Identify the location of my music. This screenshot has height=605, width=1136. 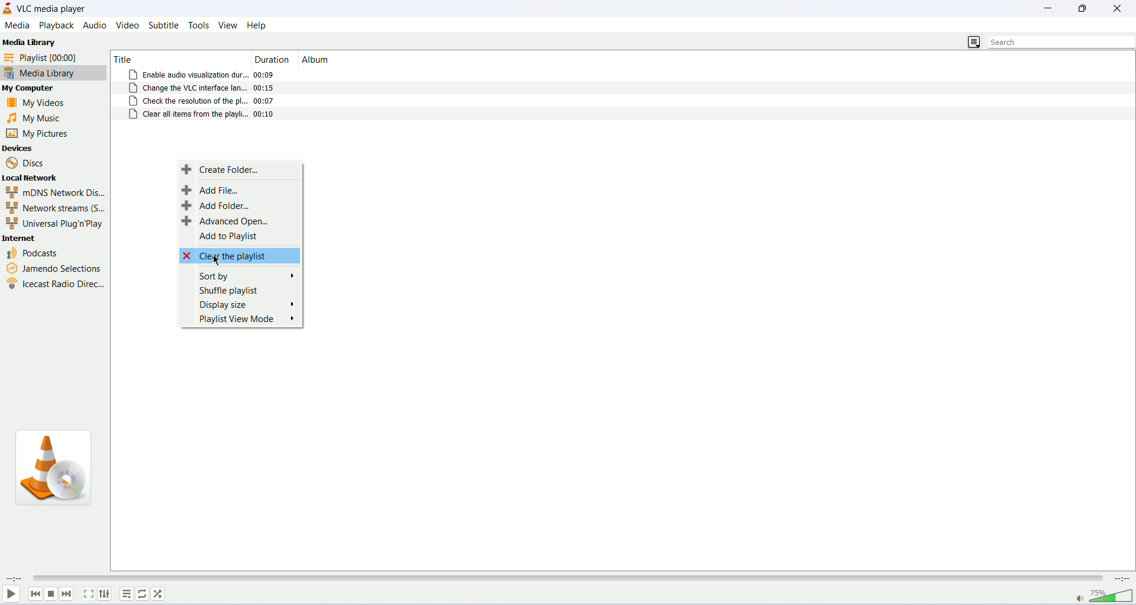
(36, 118).